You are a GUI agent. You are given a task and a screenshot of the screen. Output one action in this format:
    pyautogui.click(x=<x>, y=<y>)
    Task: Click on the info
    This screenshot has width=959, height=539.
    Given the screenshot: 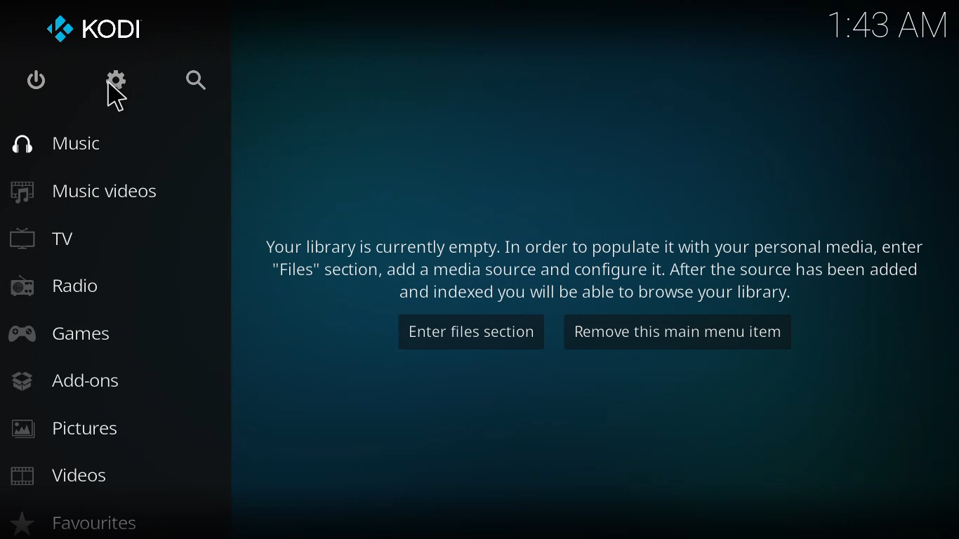 What is the action you would take?
    pyautogui.click(x=596, y=269)
    